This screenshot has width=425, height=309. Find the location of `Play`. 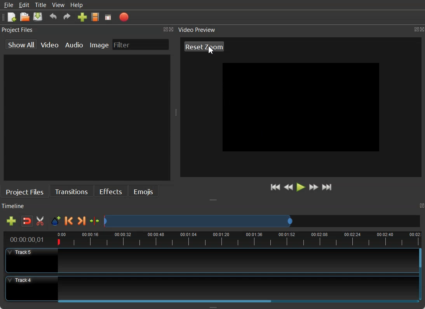

Play is located at coordinates (301, 187).